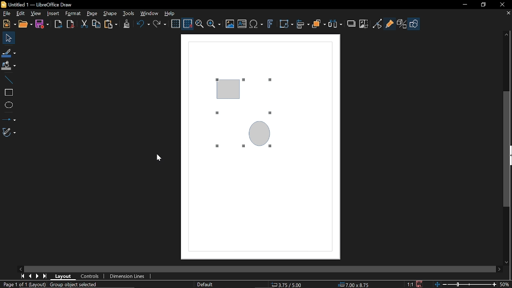  I want to click on Layout, so click(63, 276).